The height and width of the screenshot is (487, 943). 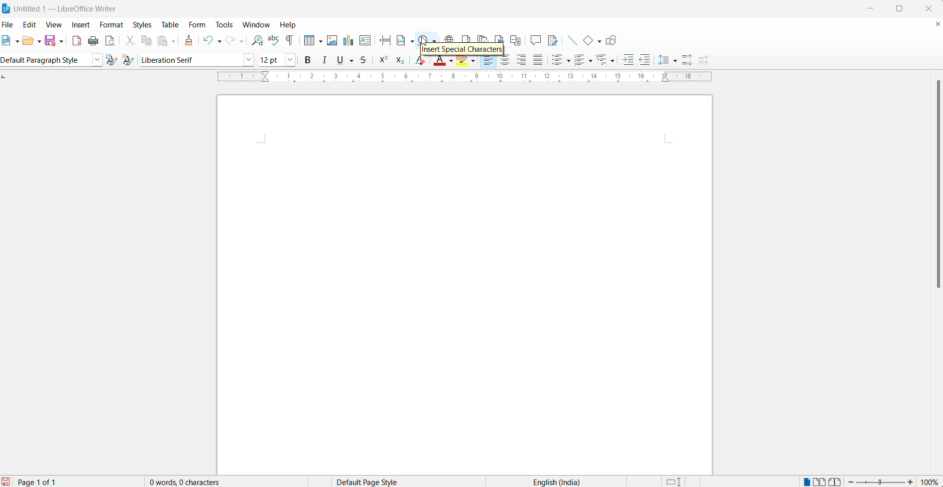 I want to click on export as pdf, so click(x=75, y=41).